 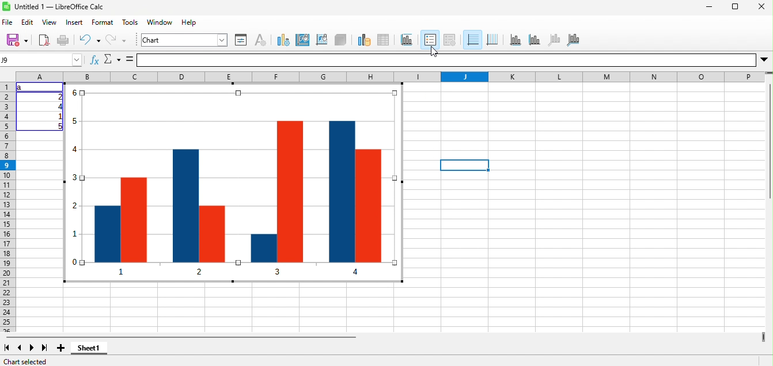 What do you see at coordinates (450, 40) in the screenshot?
I see `legend` at bounding box center [450, 40].